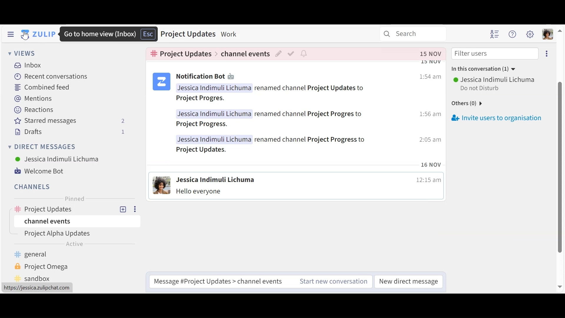 Image resolution: width=565 pixels, height=318 pixels. I want to click on Mark as resolved, so click(290, 54).